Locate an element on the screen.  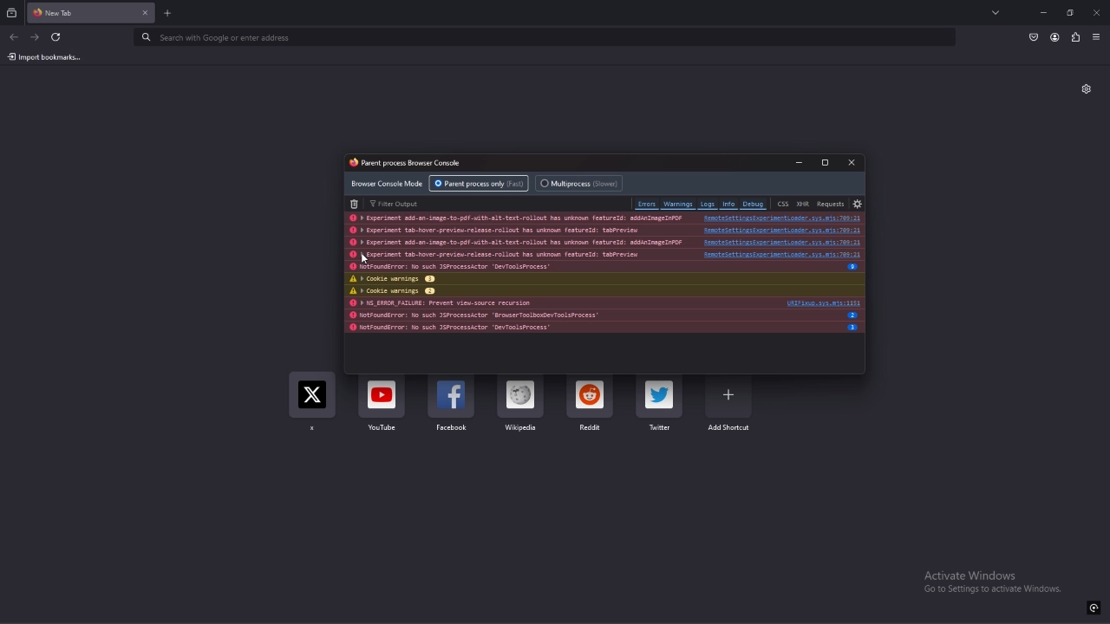
resize is located at coordinates (1070, 12).